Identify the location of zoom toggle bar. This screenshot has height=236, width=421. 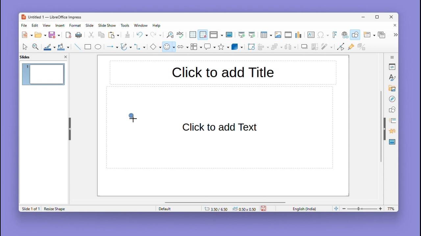
(364, 208).